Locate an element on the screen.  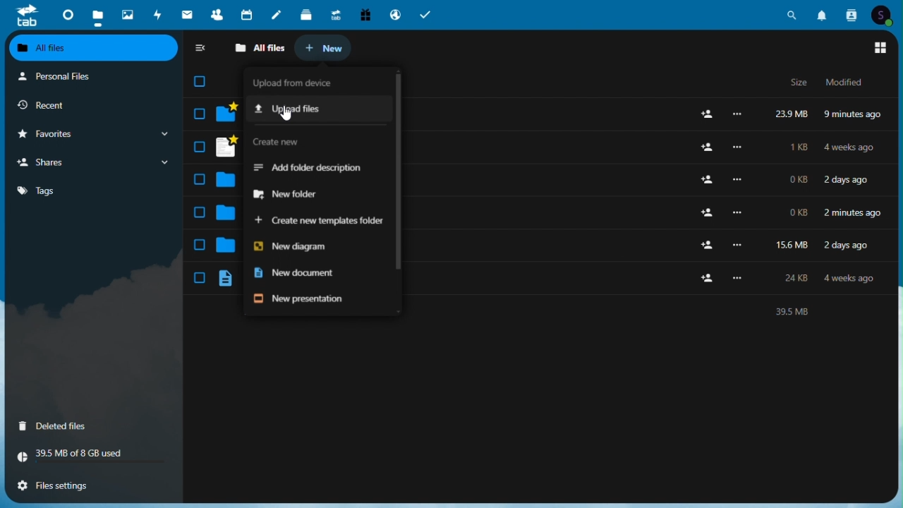
upgrade is located at coordinates (334, 13).